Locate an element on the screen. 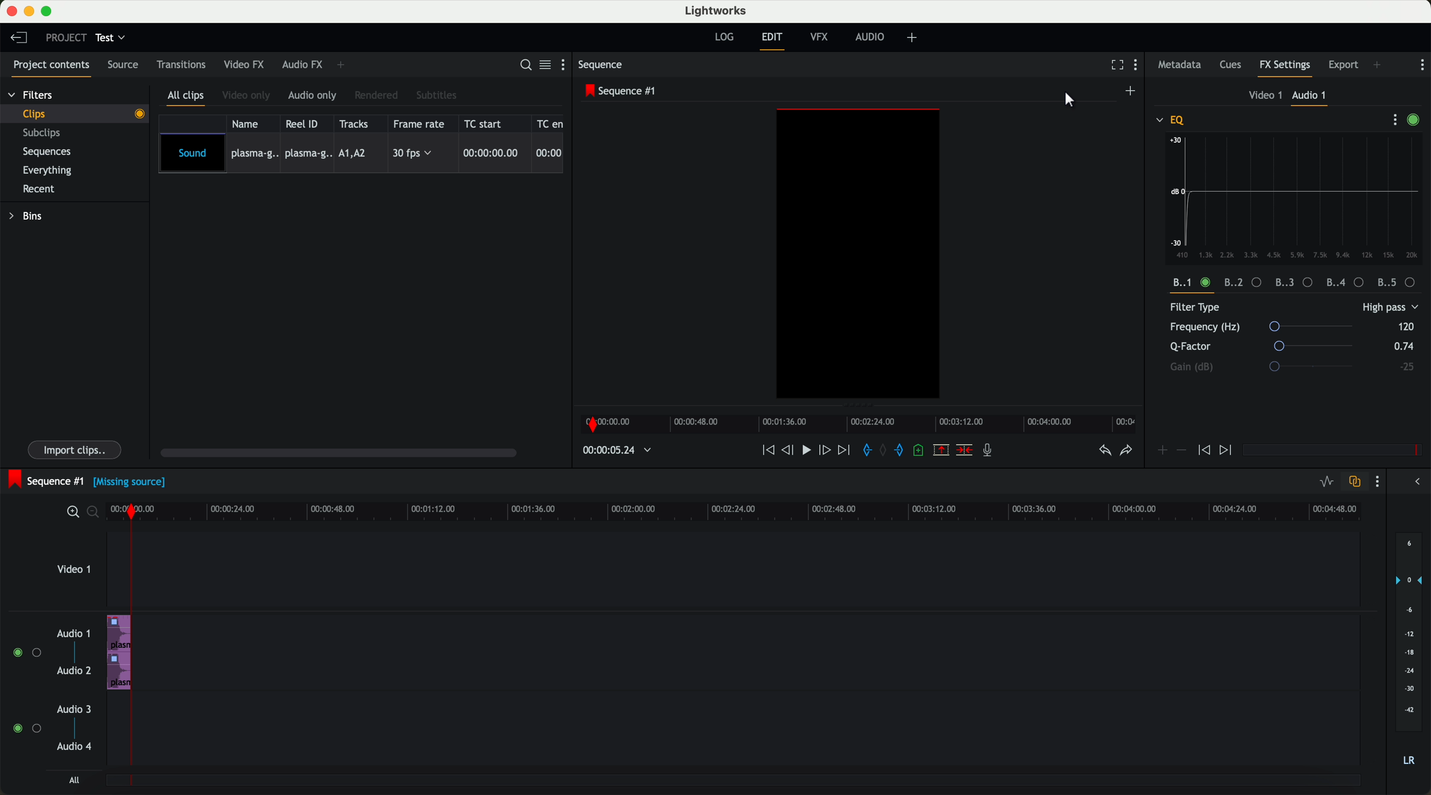 The height and width of the screenshot is (795, 1431). audio 1 is located at coordinates (1311, 97).